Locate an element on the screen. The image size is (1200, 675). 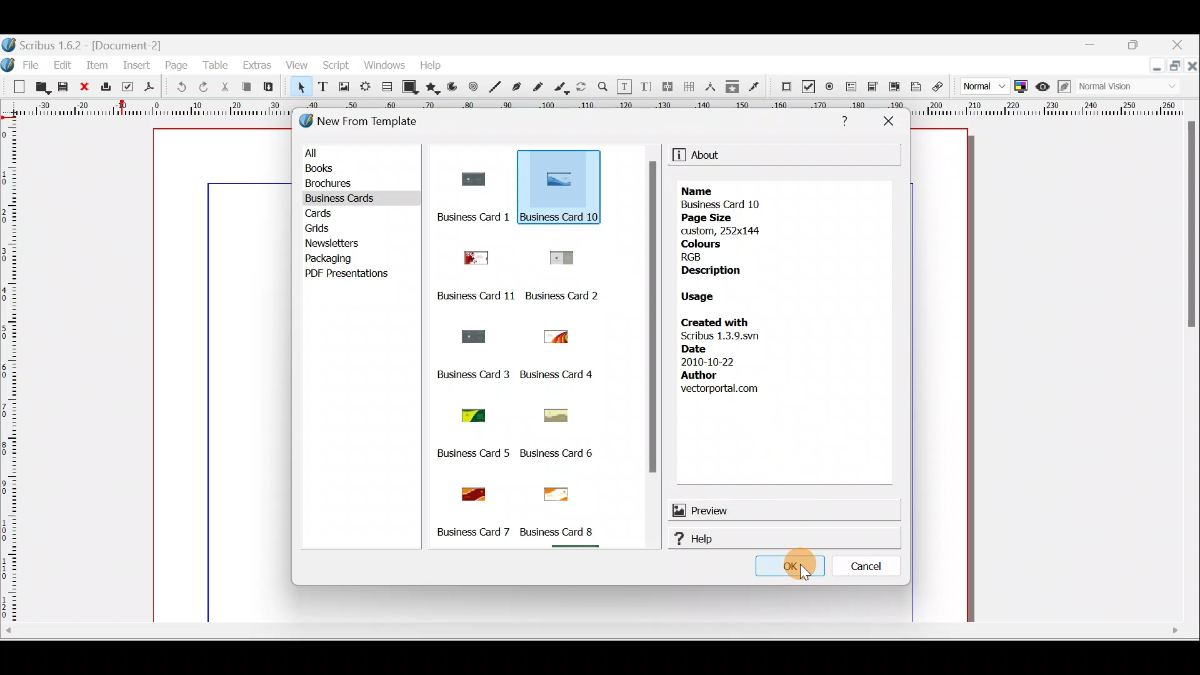
Business Card 10 is located at coordinates (726, 204).